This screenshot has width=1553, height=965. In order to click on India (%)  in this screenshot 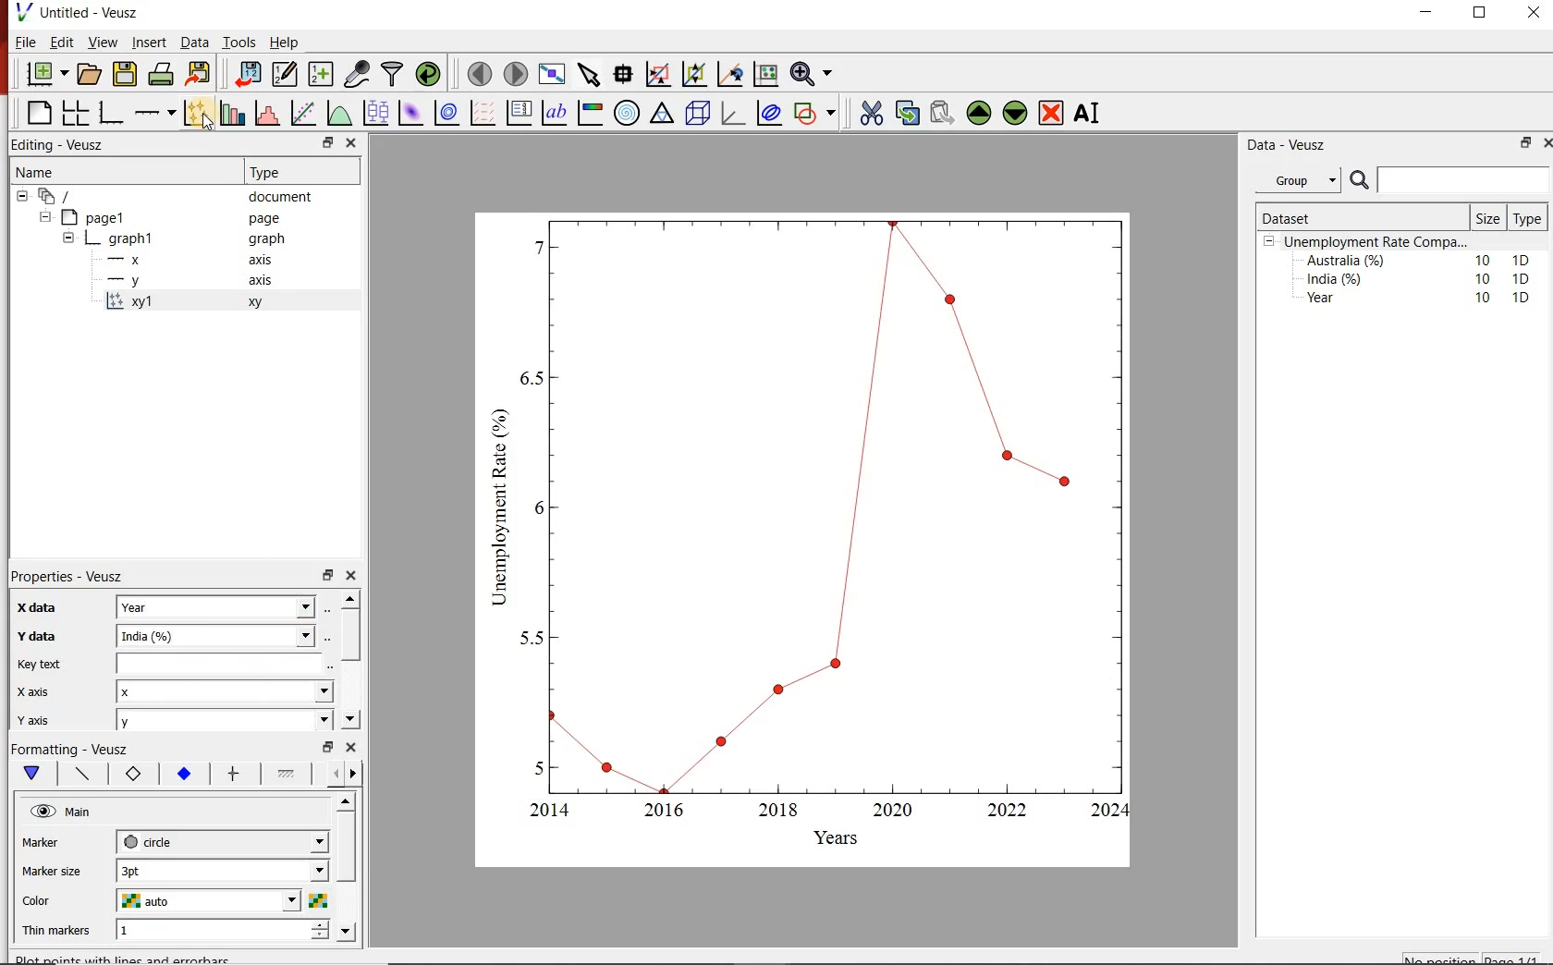, I will do `click(222, 634)`.